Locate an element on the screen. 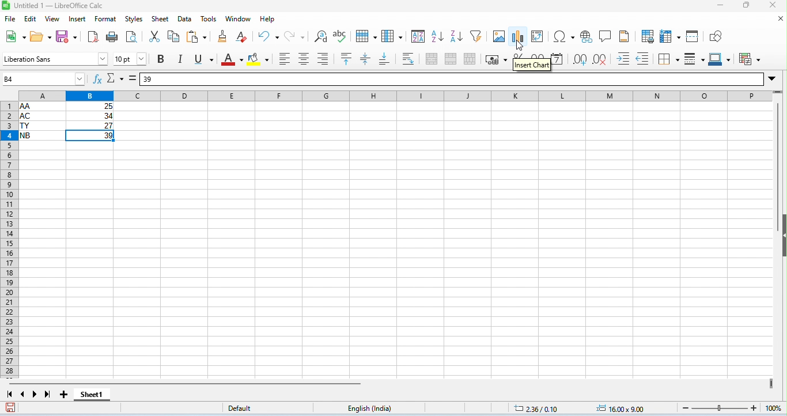 This screenshot has height=416, width=787. spelling is located at coordinates (342, 36).